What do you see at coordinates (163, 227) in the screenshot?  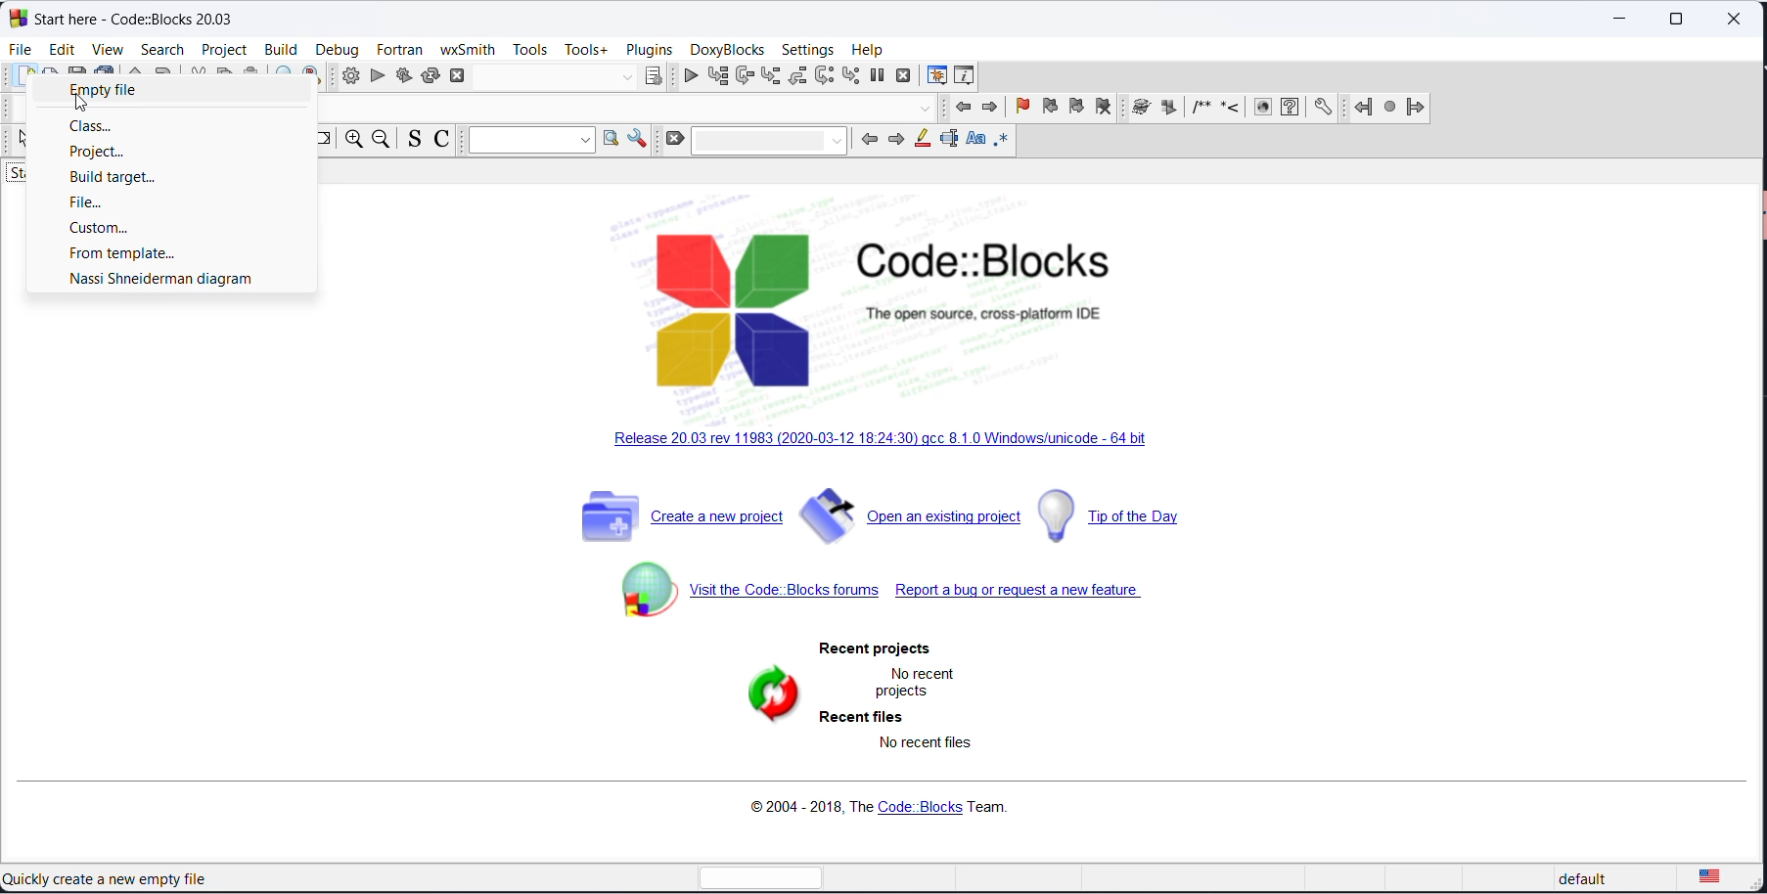 I see `custom` at bounding box center [163, 227].